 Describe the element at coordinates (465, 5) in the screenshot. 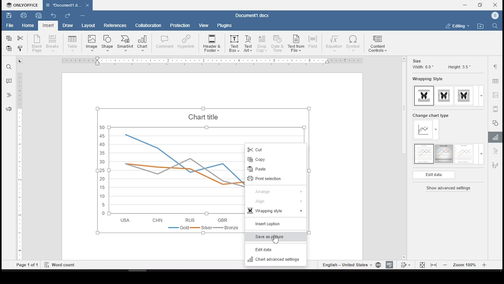

I see `minimize` at that location.